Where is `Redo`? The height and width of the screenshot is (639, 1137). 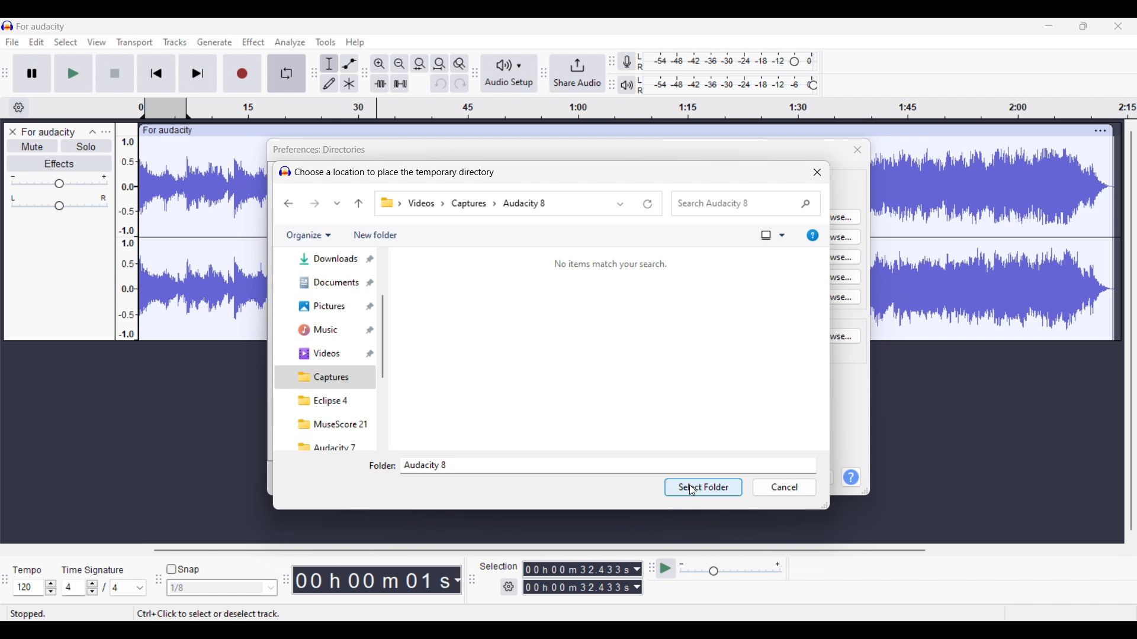 Redo is located at coordinates (460, 83).